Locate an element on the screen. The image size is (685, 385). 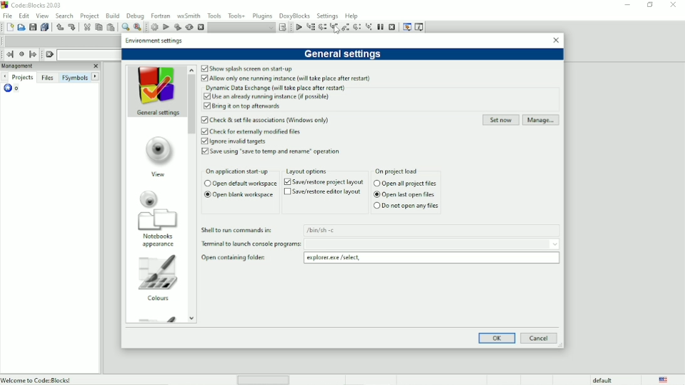
Jump back is located at coordinates (9, 55).